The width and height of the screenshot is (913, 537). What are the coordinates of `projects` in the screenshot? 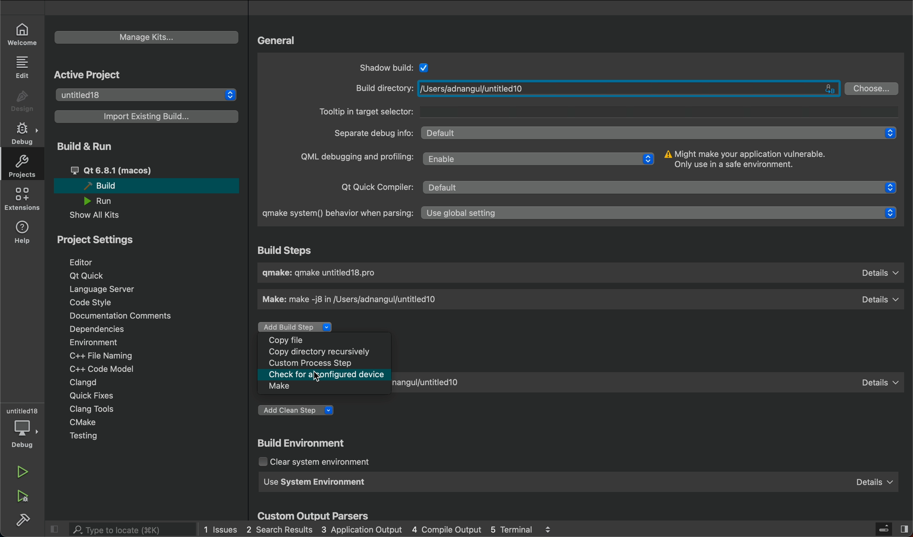 It's located at (23, 168).